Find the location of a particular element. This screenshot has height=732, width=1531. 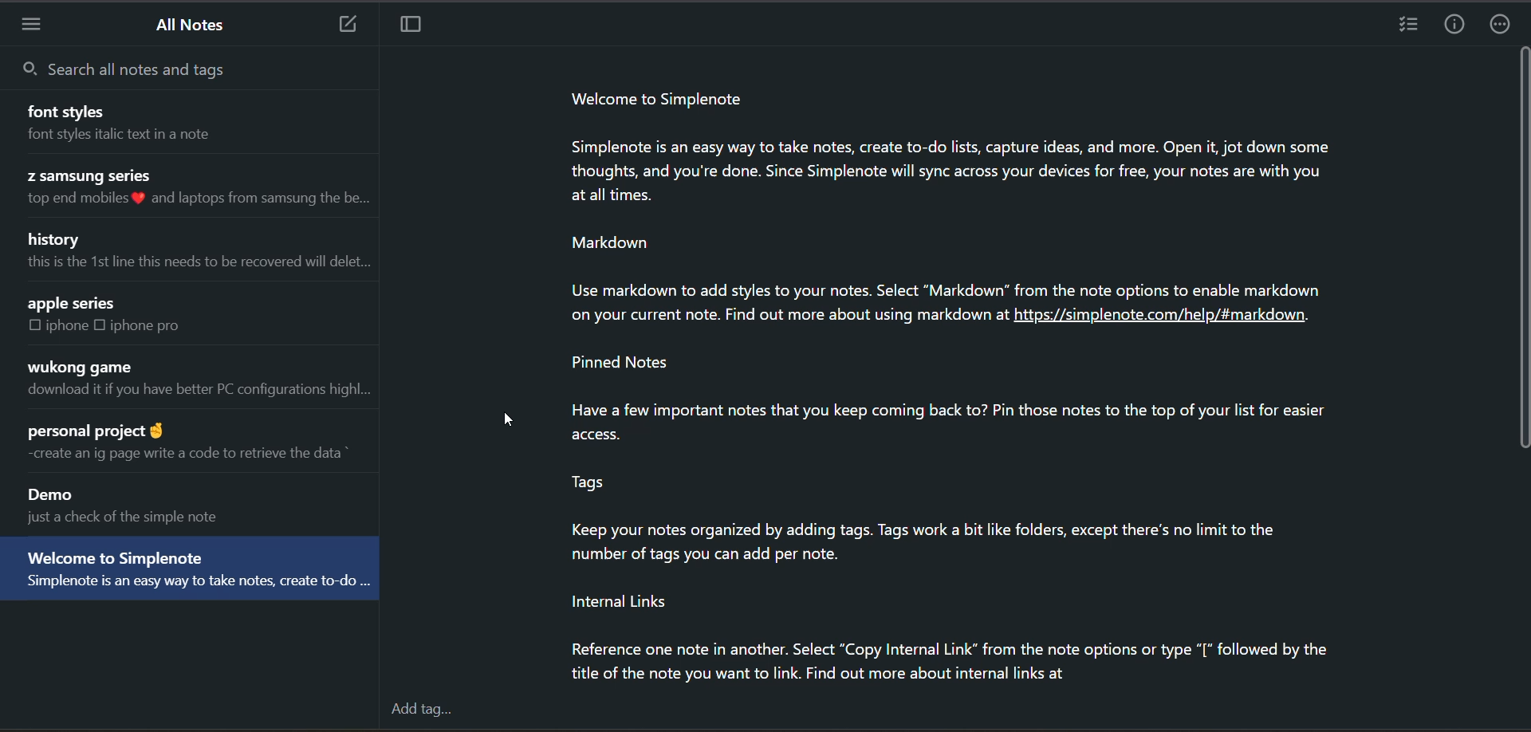

checkbox is located at coordinates (100, 327).